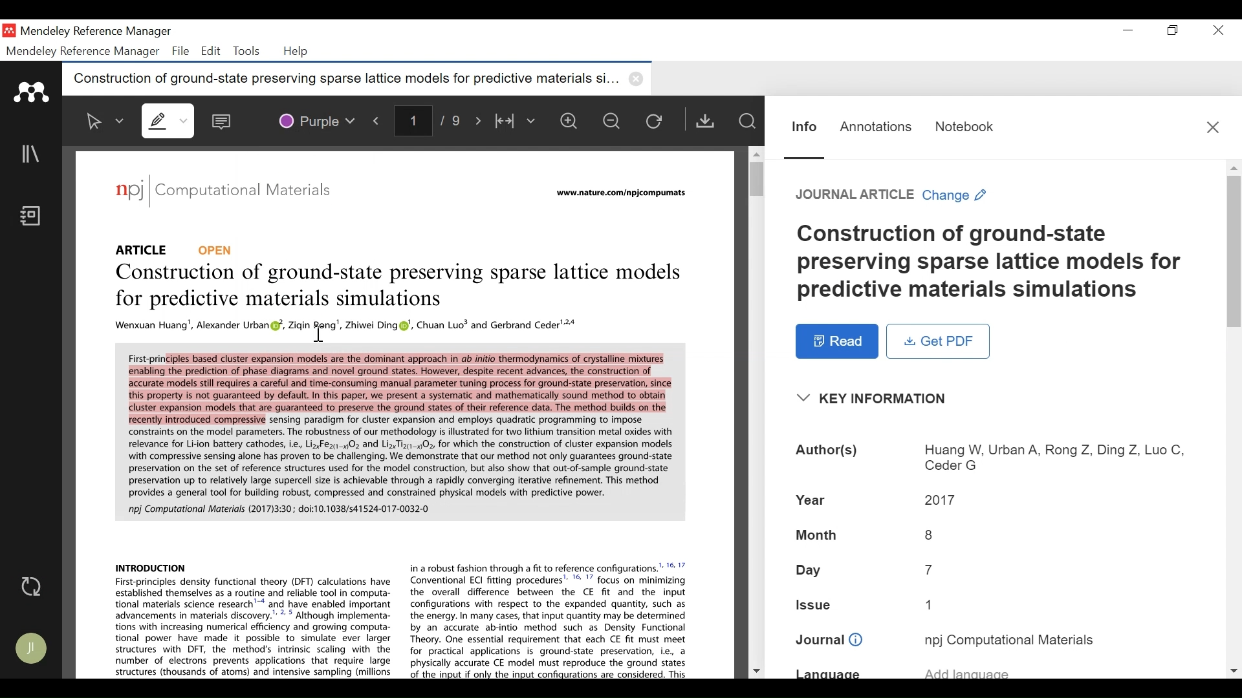 The image size is (1242, 698). What do you see at coordinates (30, 648) in the screenshot?
I see `Avatar` at bounding box center [30, 648].